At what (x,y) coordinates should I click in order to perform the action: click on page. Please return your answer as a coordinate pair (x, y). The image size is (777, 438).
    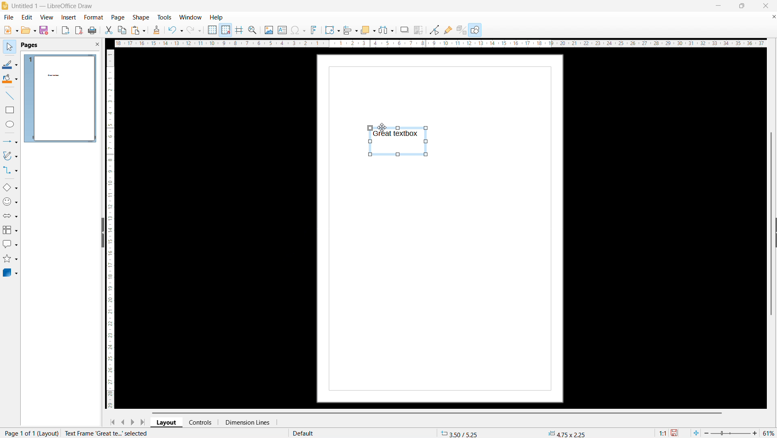
    Looking at the image, I should click on (118, 17).